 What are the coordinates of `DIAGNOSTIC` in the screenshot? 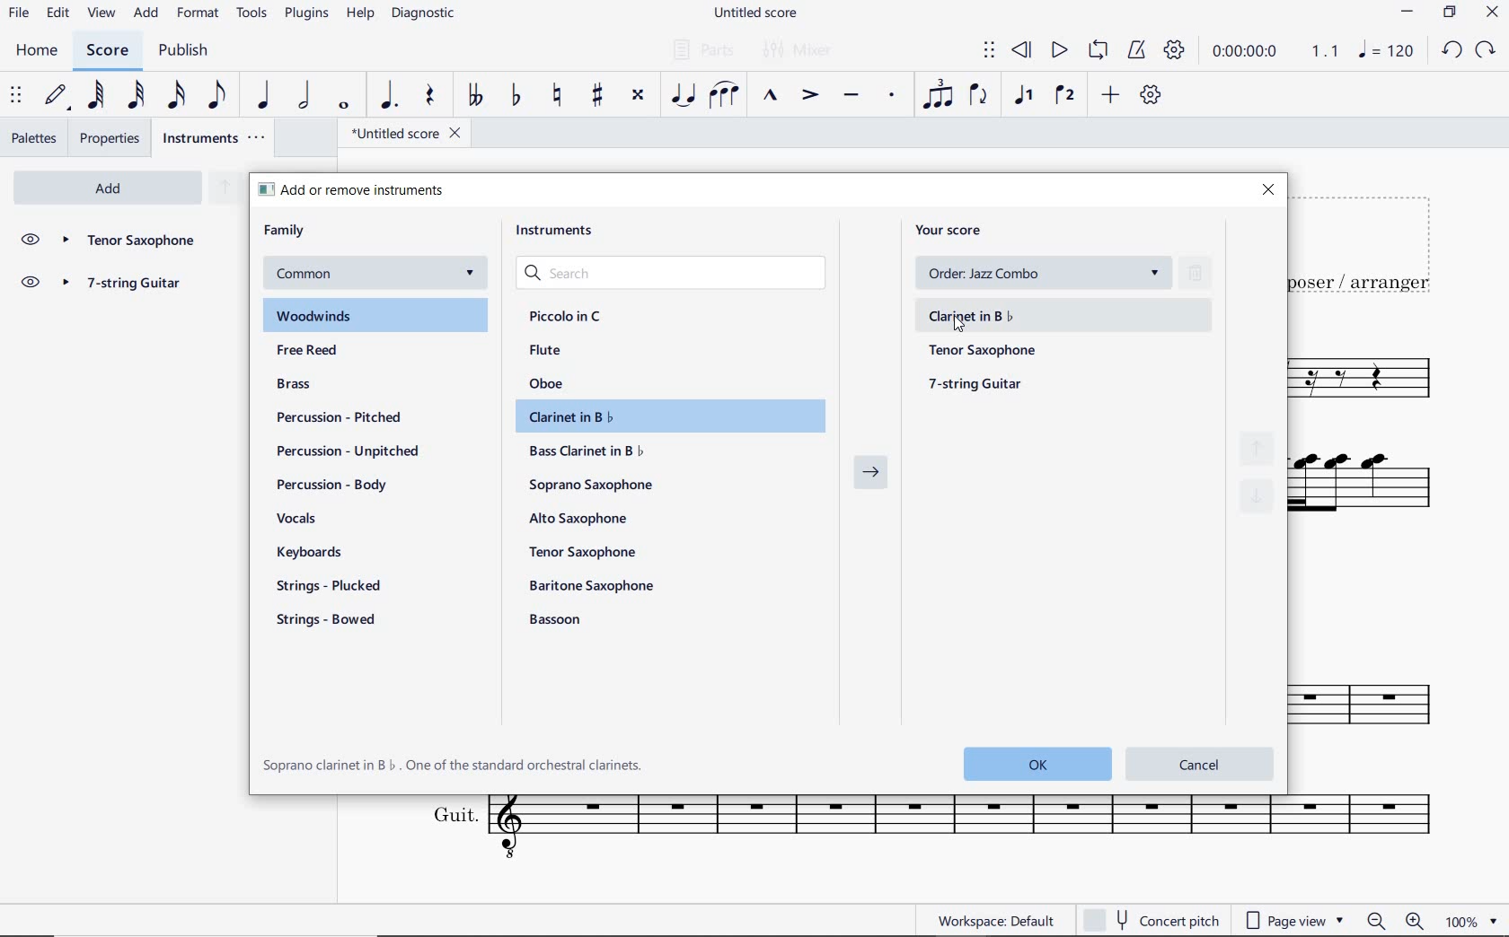 It's located at (424, 13).